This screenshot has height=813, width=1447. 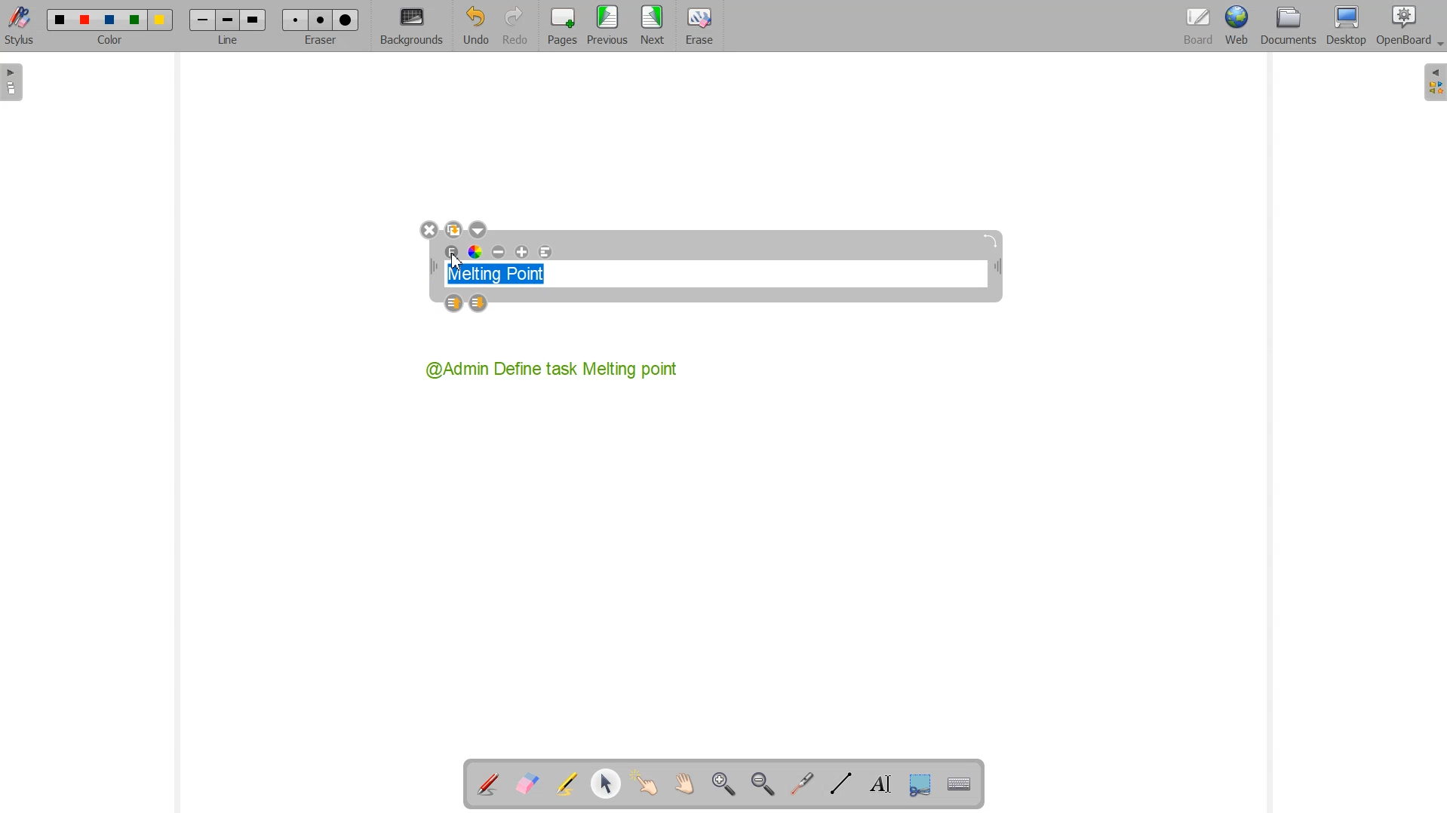 I want to click on Melting Point, so click(x=502, y=271).